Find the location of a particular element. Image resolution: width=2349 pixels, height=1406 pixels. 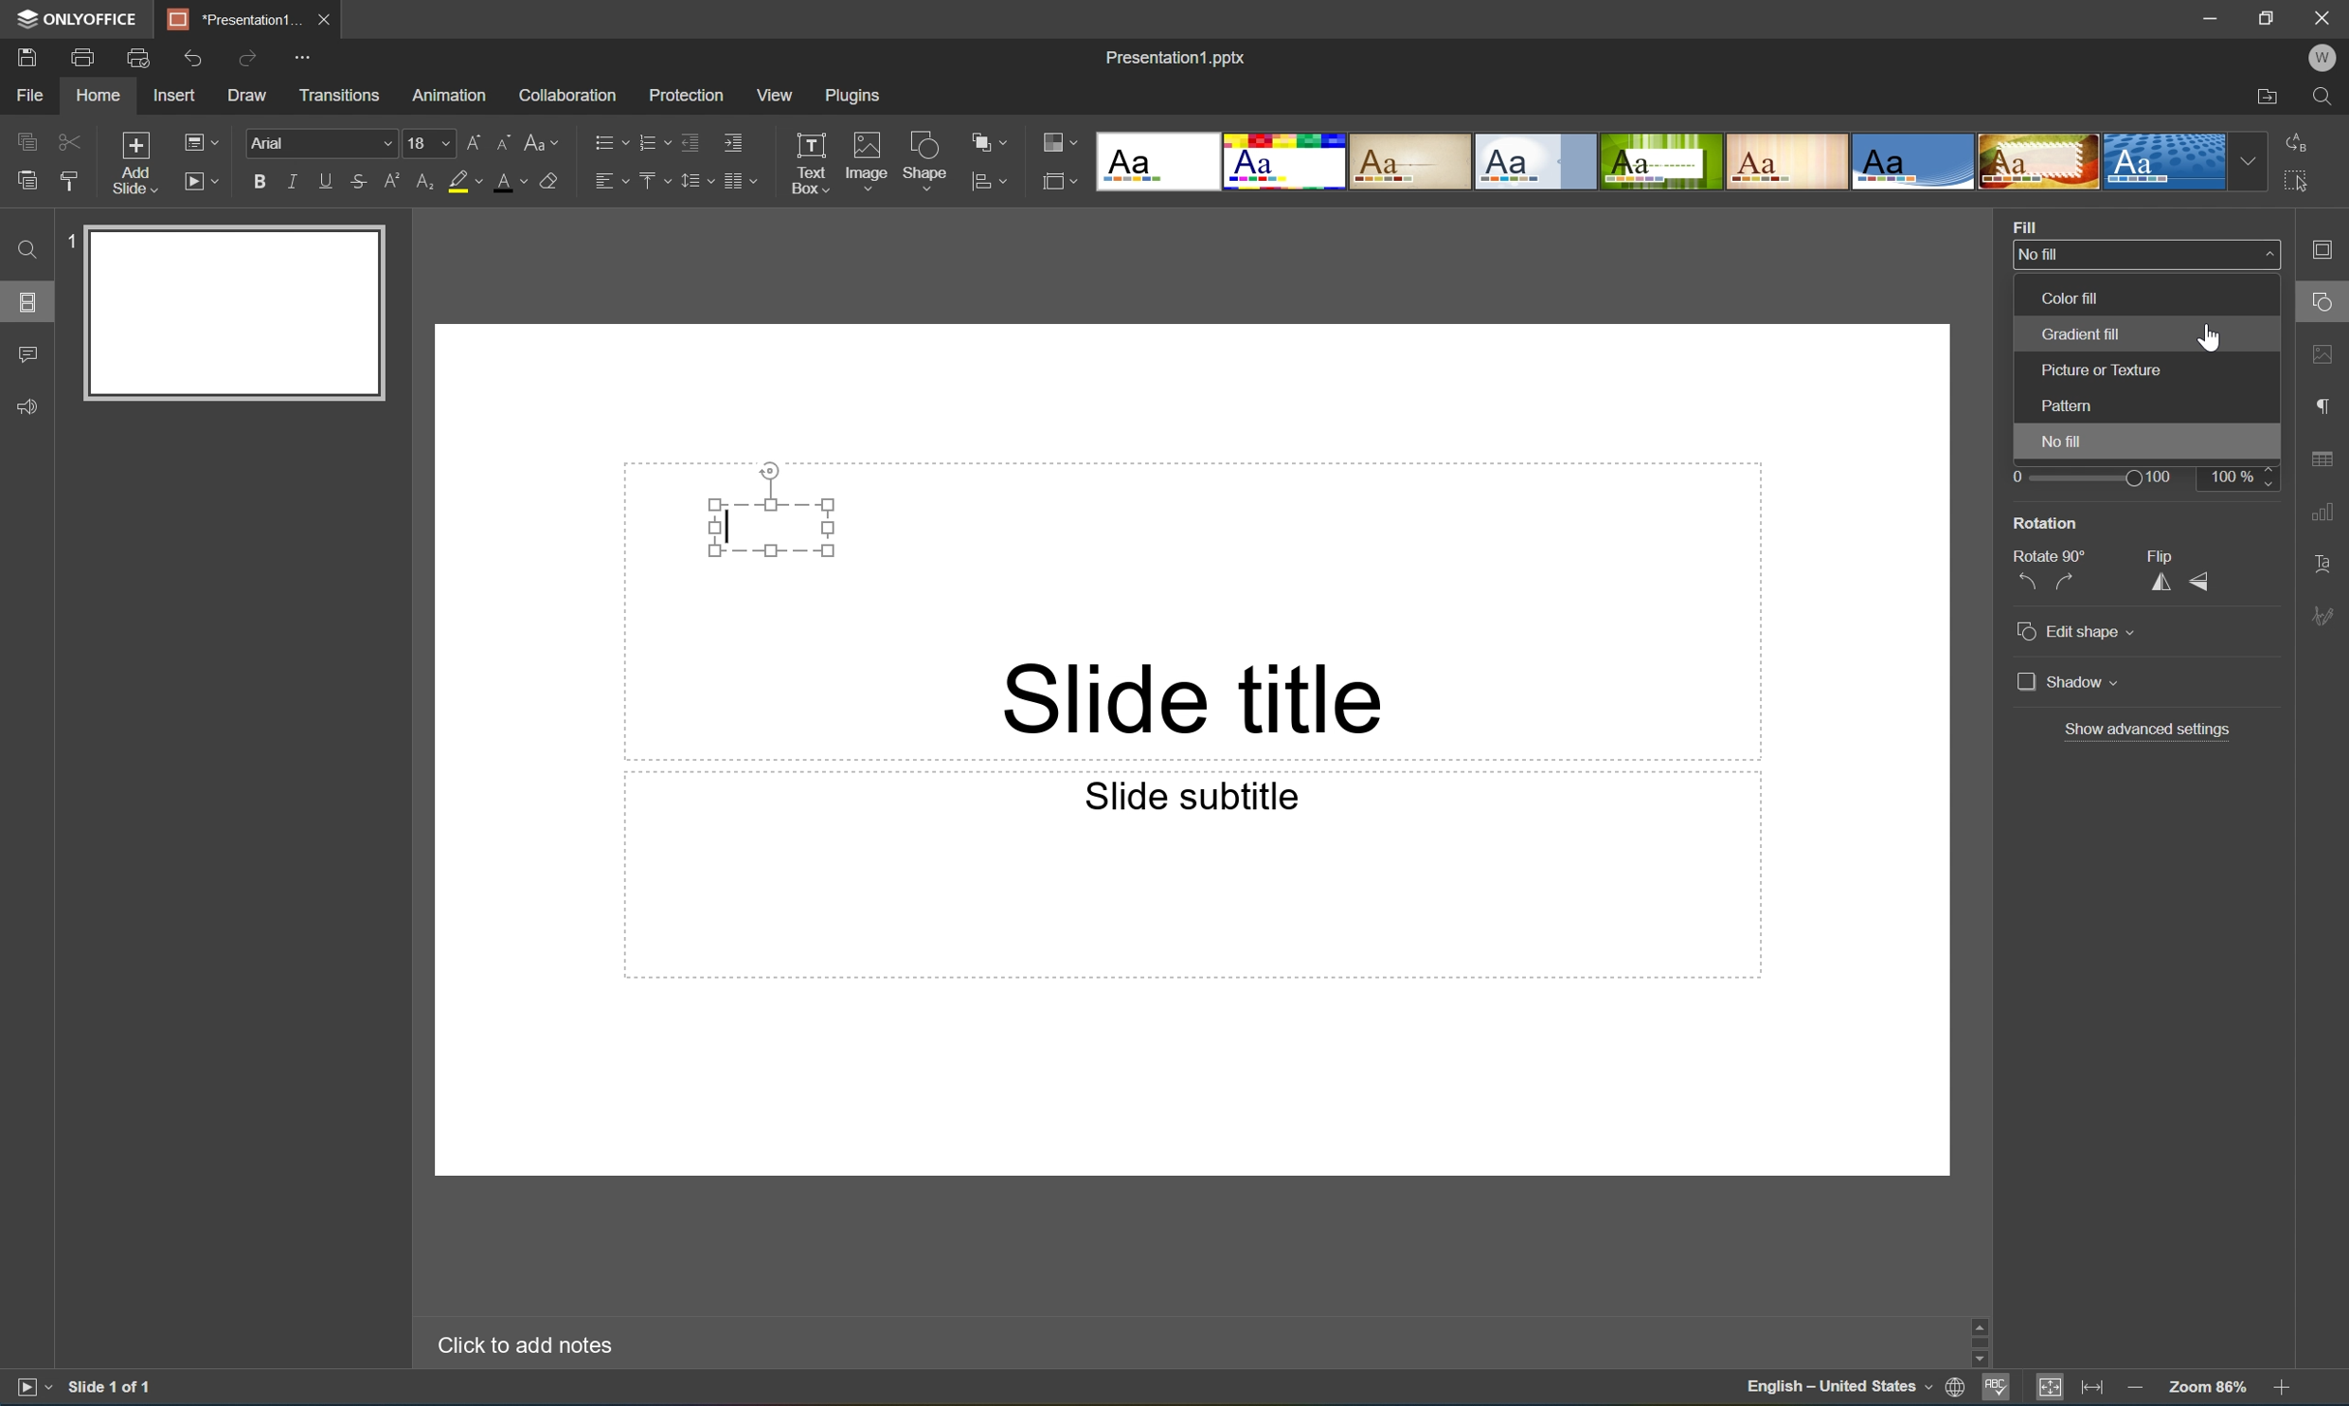

Replace is located at coordinates (2296, 139).